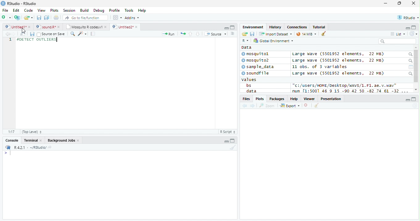  Describe the element at coordinates (11, 132) in the screenshot. I see `1:17` at that location.